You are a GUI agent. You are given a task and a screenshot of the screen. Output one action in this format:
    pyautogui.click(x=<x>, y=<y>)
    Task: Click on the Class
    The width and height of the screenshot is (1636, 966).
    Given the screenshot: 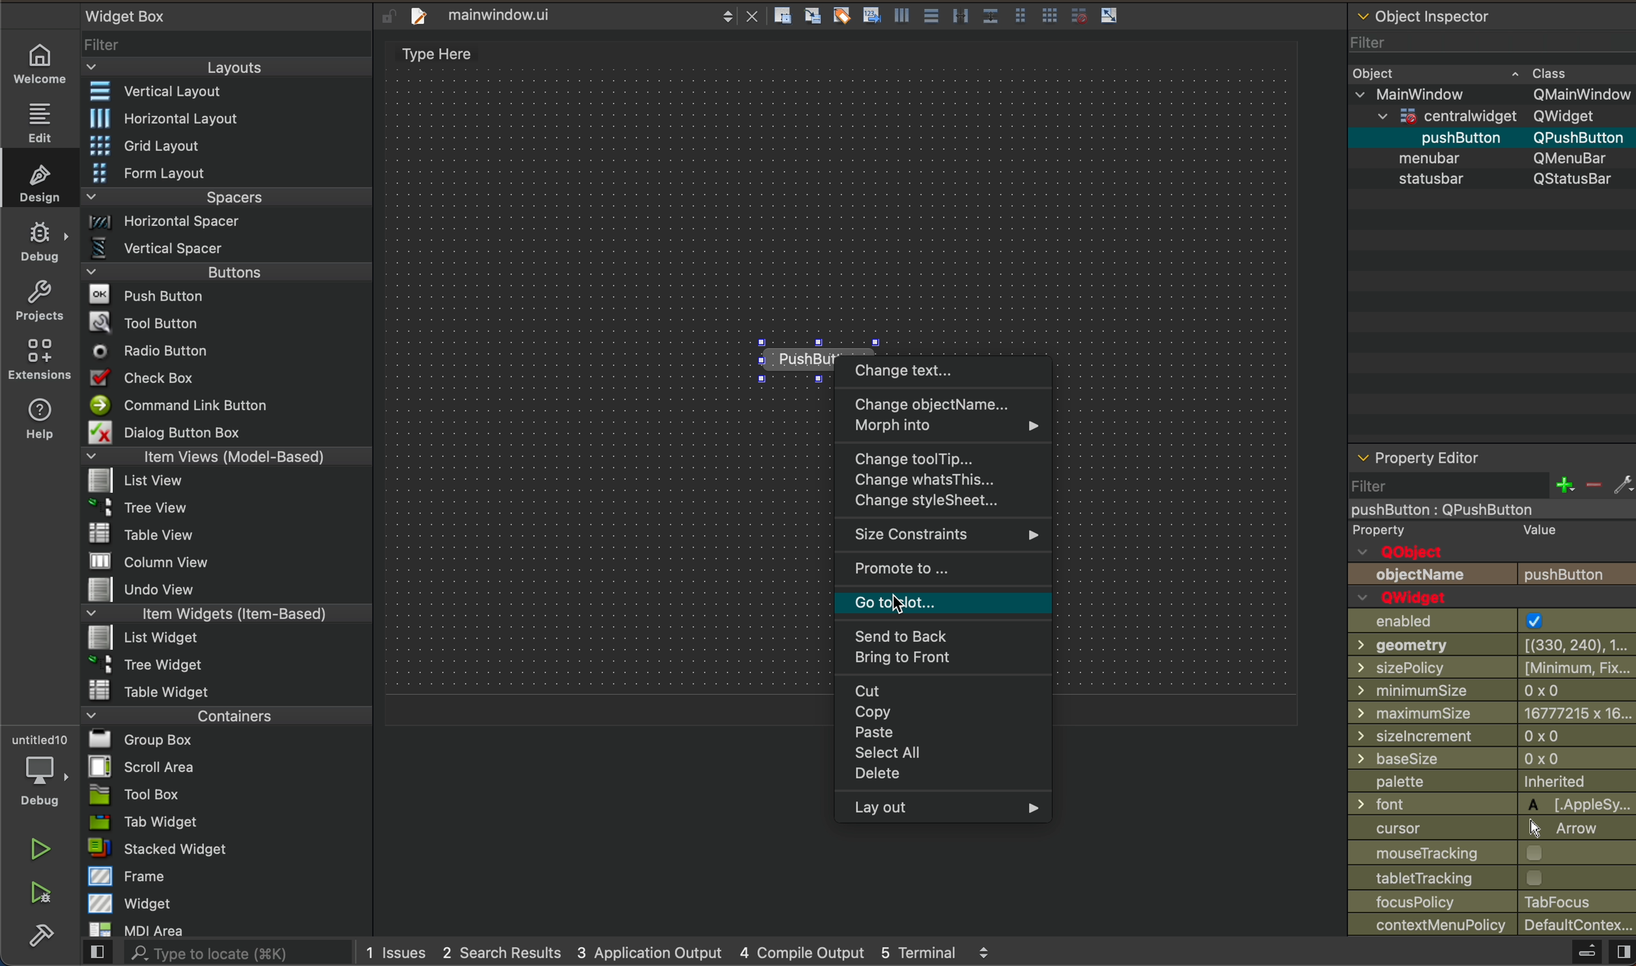 What is the action you would take?
    pyautogui.click(x=1540, y=73)
    